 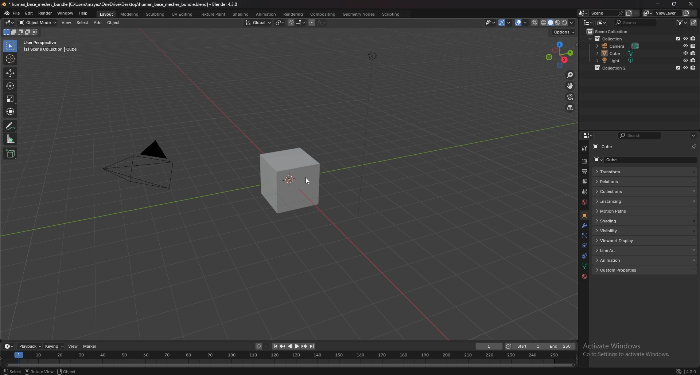 I want to click on browse scene, so click(x=583, y=13).